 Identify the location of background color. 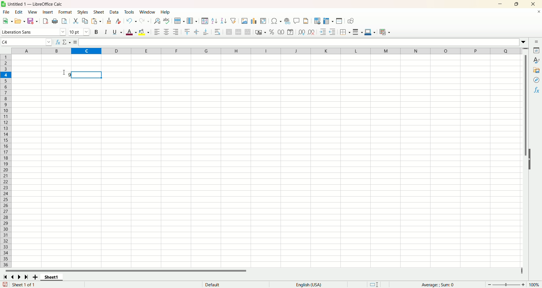
(145, 32).